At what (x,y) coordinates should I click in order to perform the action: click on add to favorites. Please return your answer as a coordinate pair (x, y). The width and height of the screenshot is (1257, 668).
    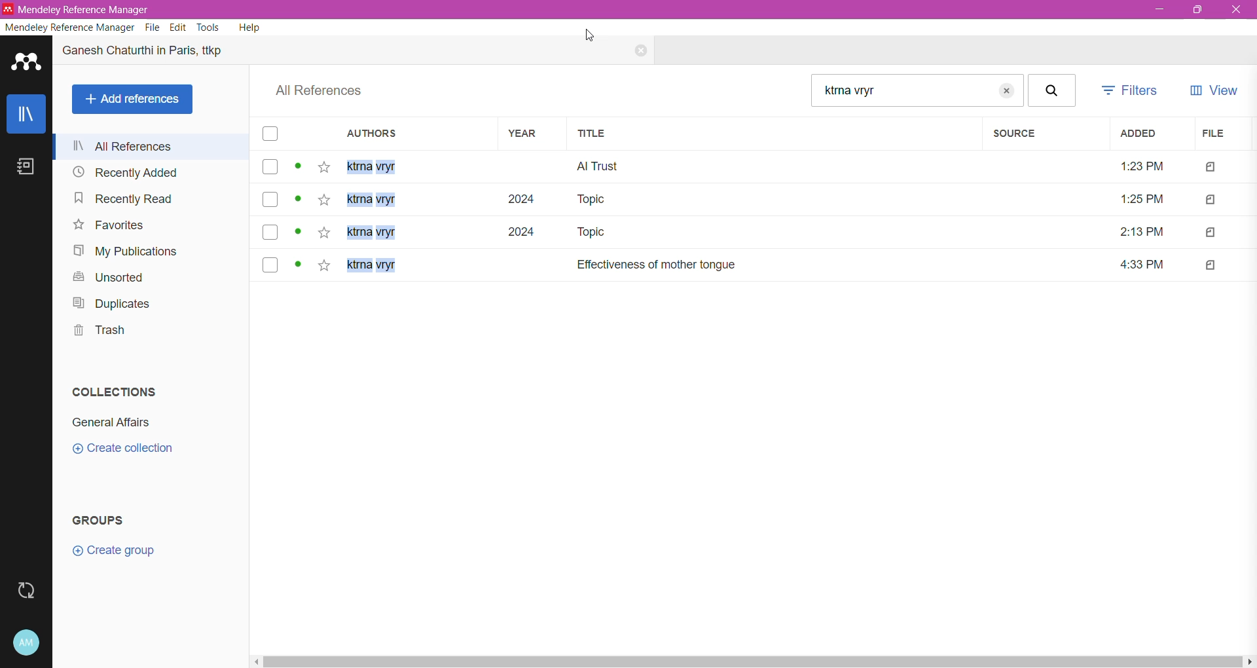
    Looking at the image, I should click on (325, 167).